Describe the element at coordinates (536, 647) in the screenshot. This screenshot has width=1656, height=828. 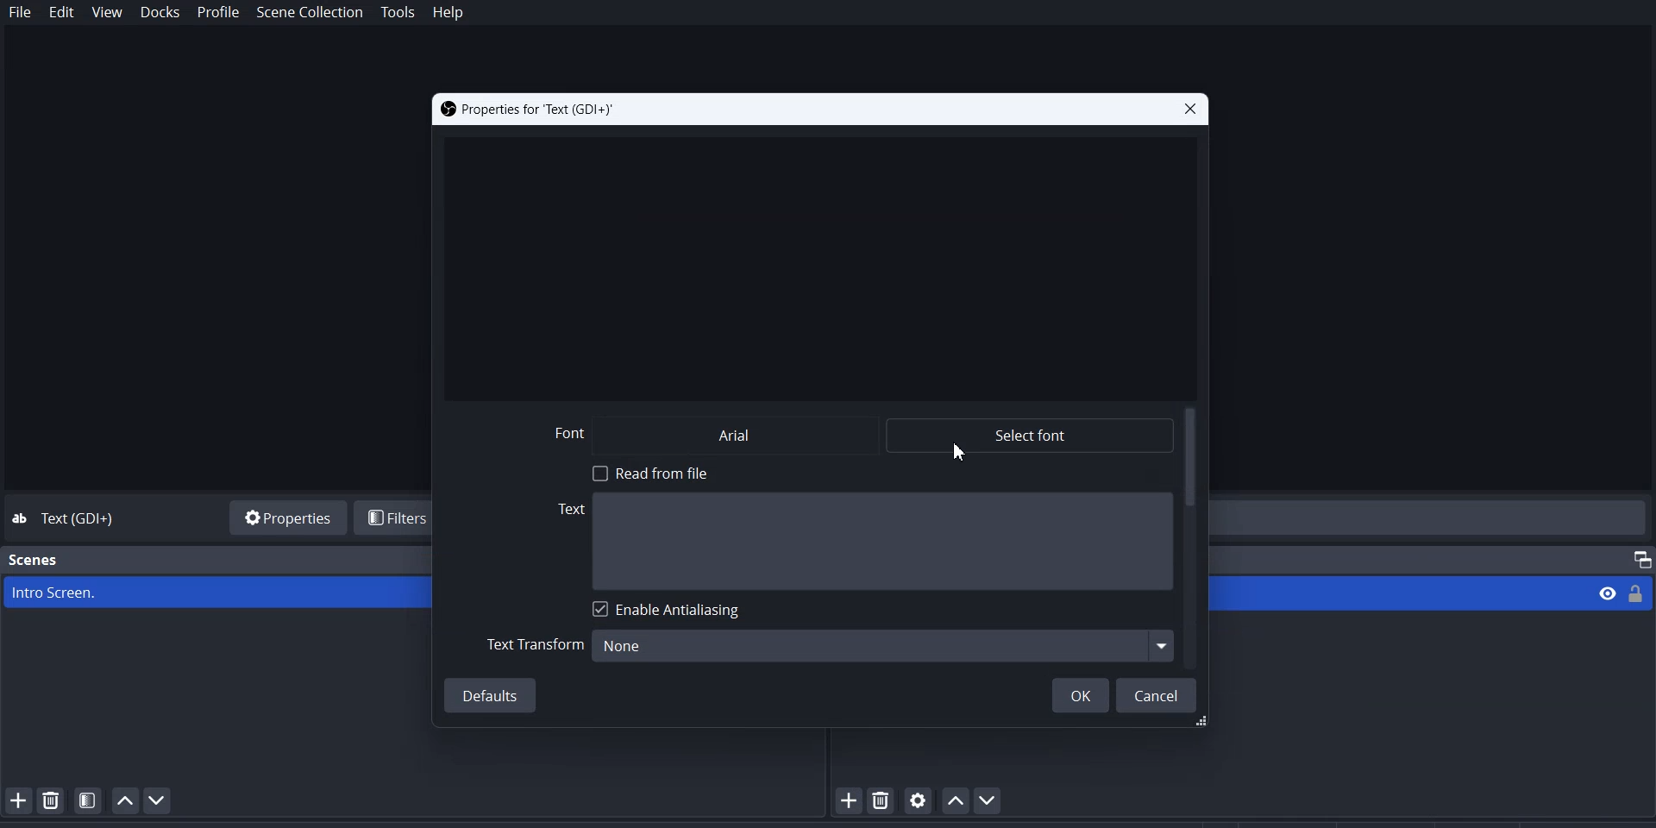
I see `Text Transform` at that location.